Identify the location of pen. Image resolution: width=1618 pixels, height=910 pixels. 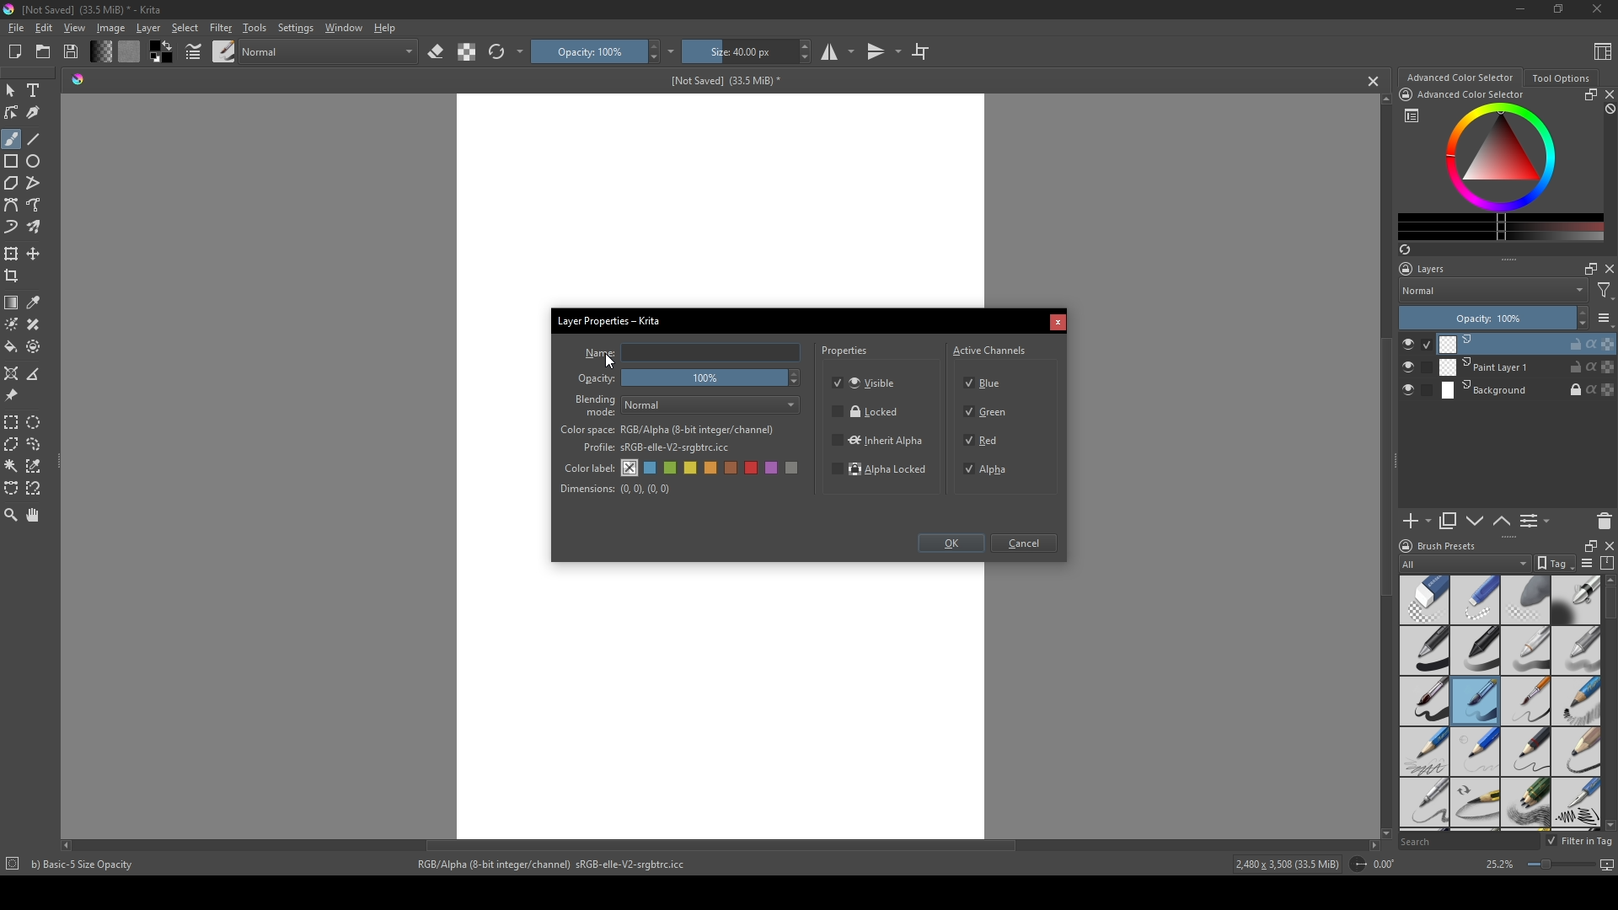
(1423, 651).